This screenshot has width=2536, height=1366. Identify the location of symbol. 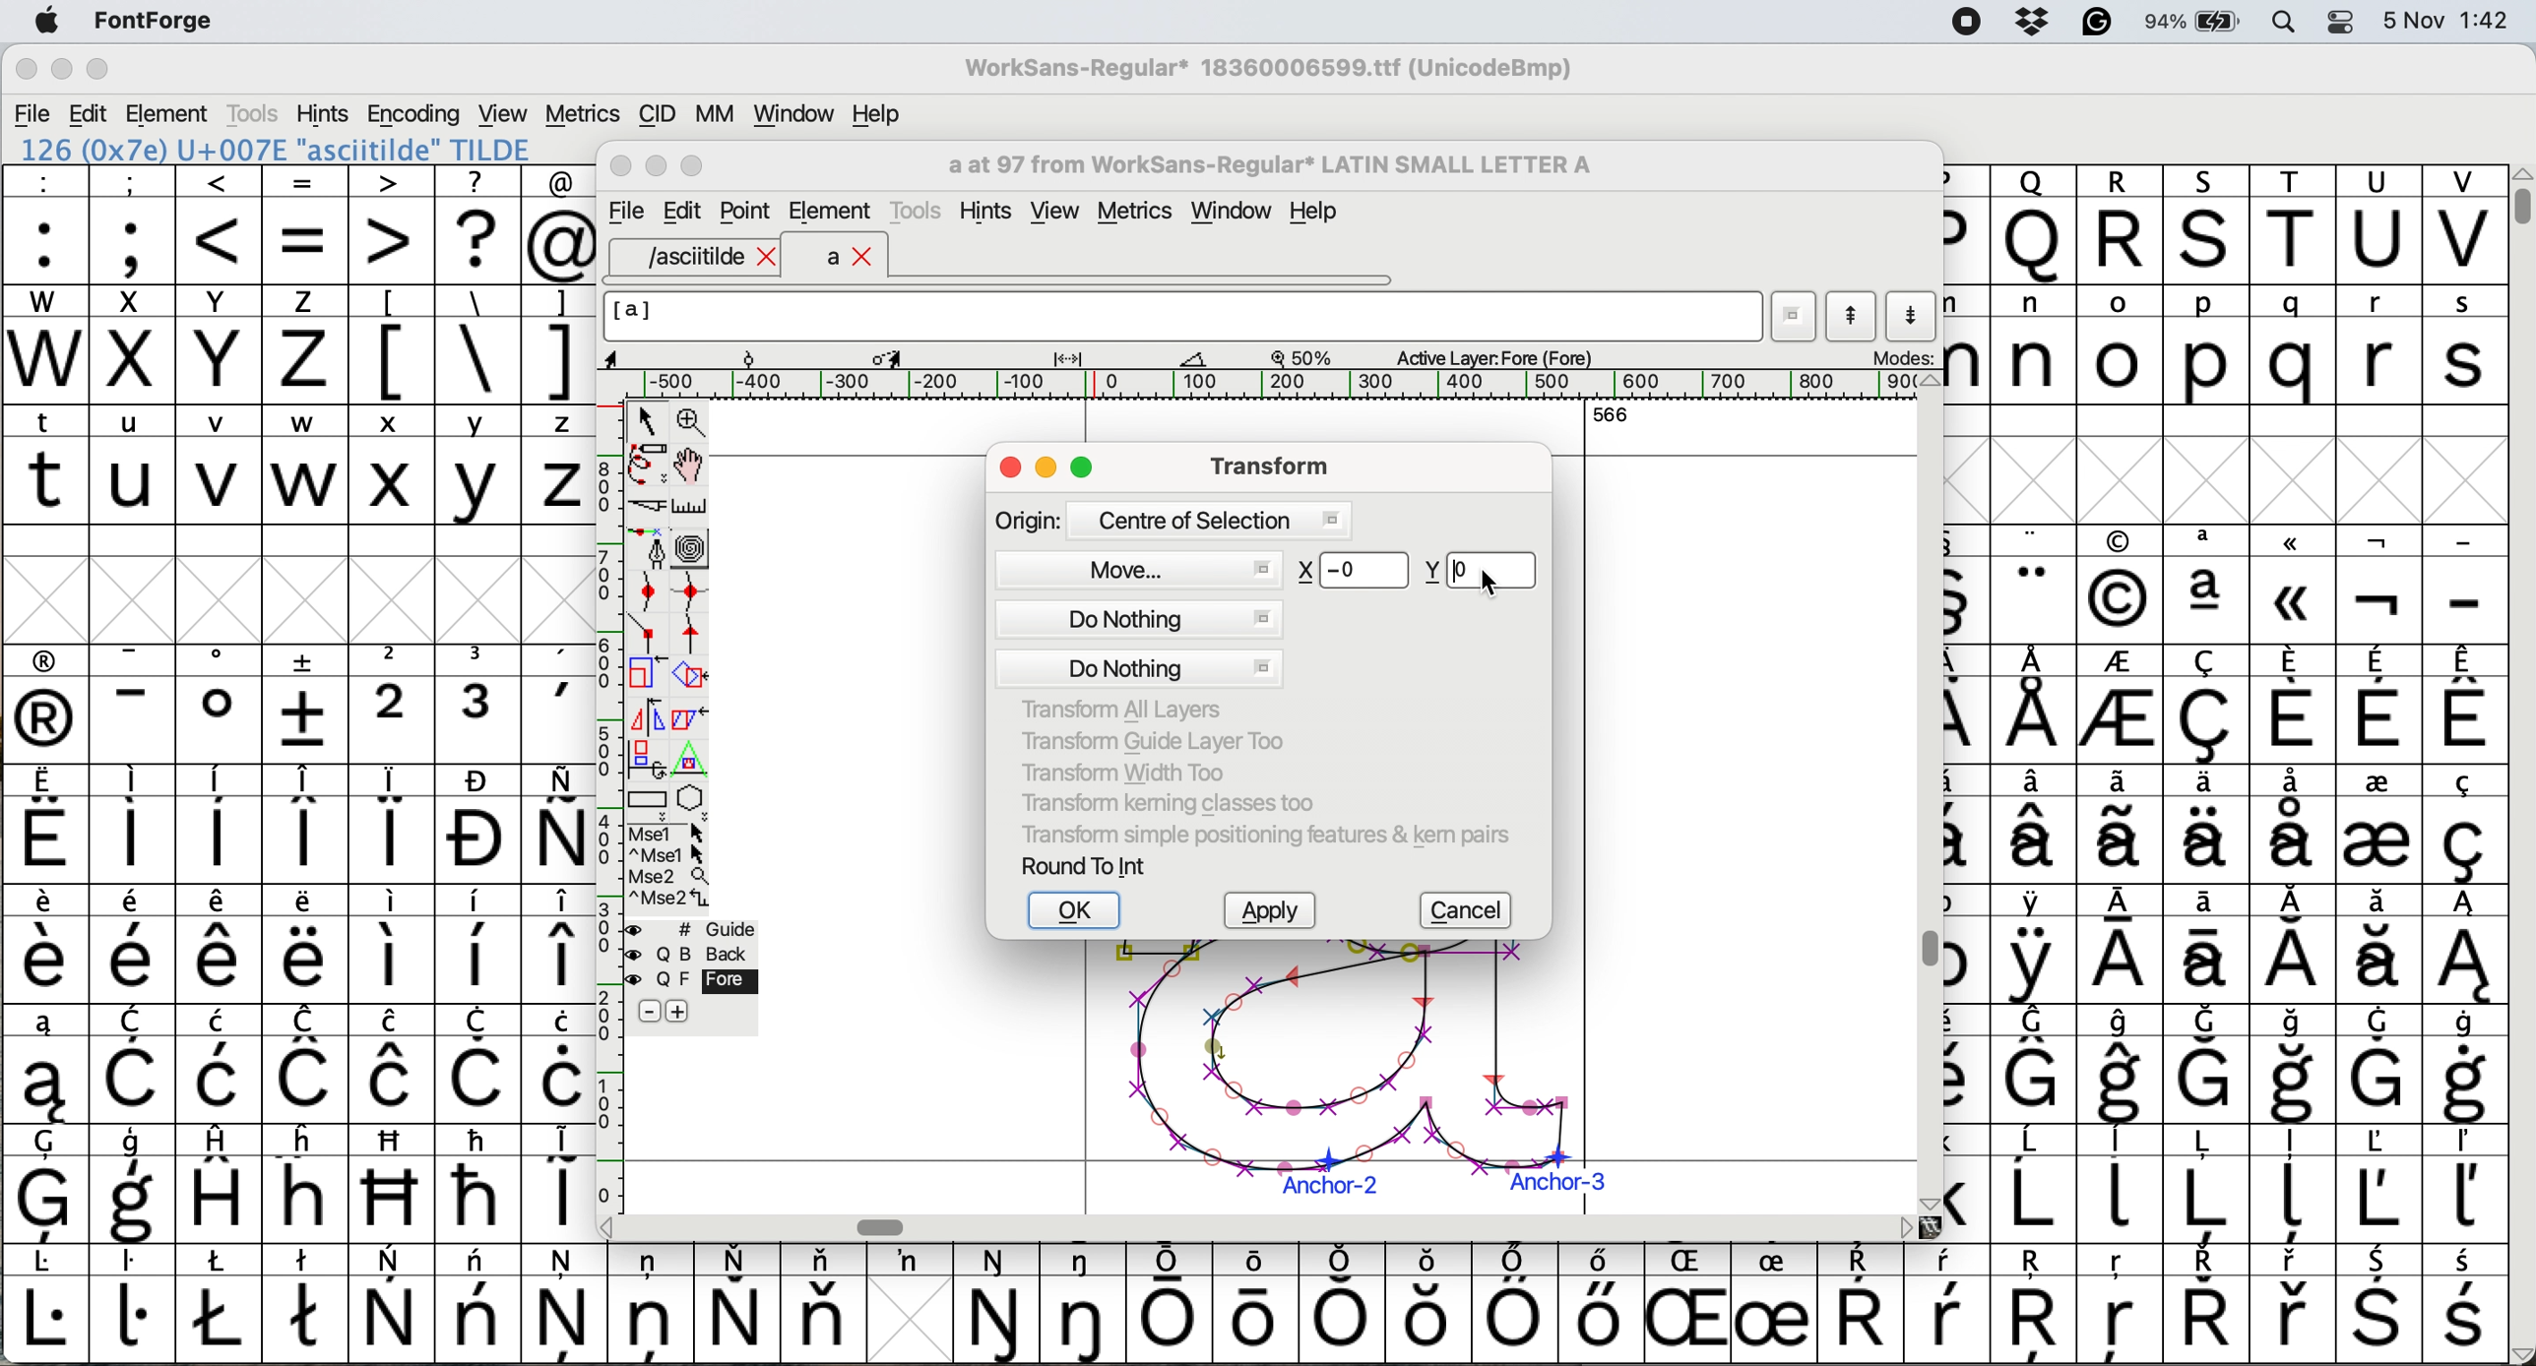
(651, 1301).